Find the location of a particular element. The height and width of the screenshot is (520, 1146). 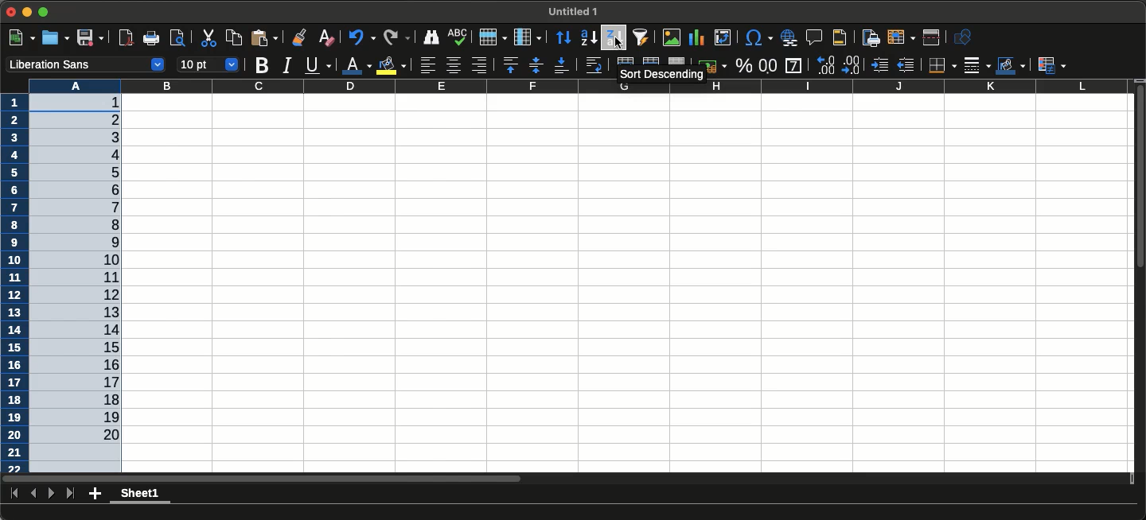

Insert or edit pivot table is located at coordinates (723, 37).